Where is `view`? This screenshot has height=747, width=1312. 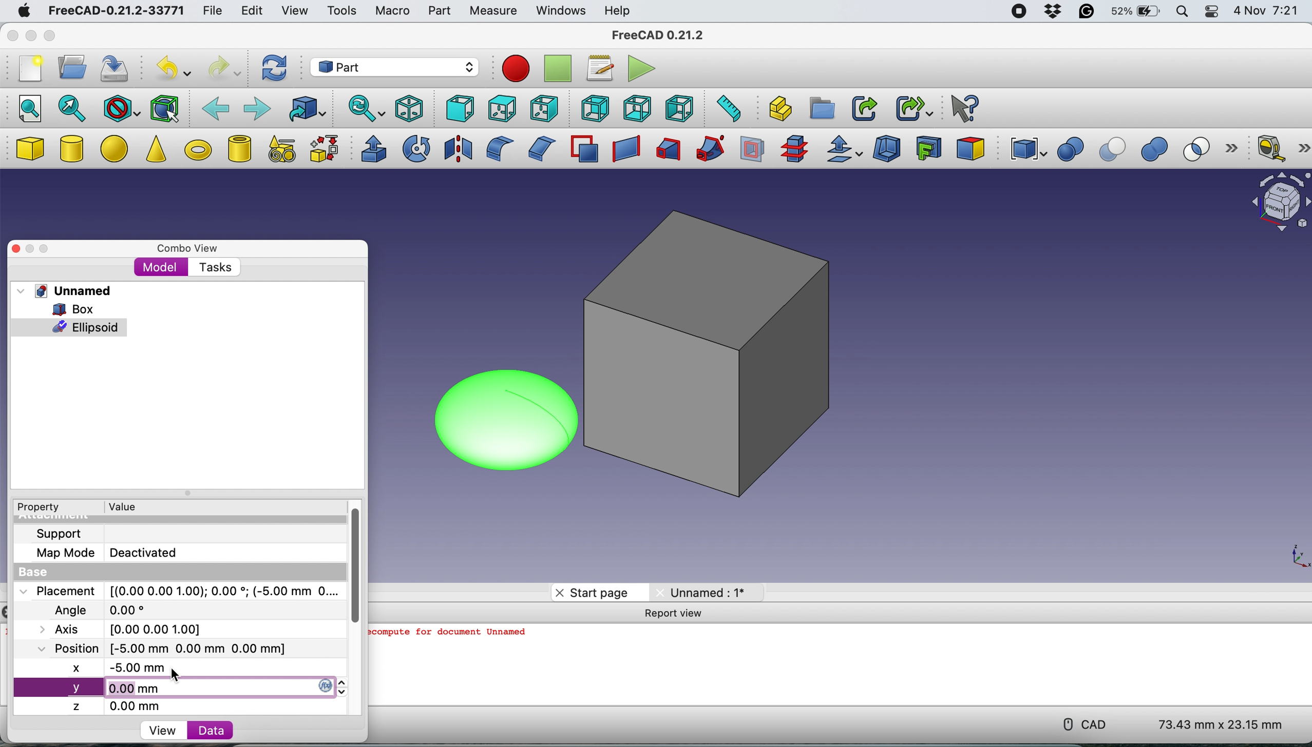
view is located at coordinates (166, 730).